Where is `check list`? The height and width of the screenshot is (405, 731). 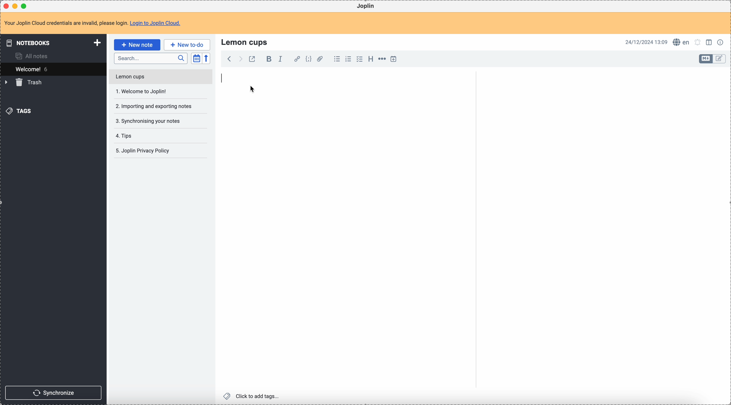 check list is located at coordinates (359, 59).